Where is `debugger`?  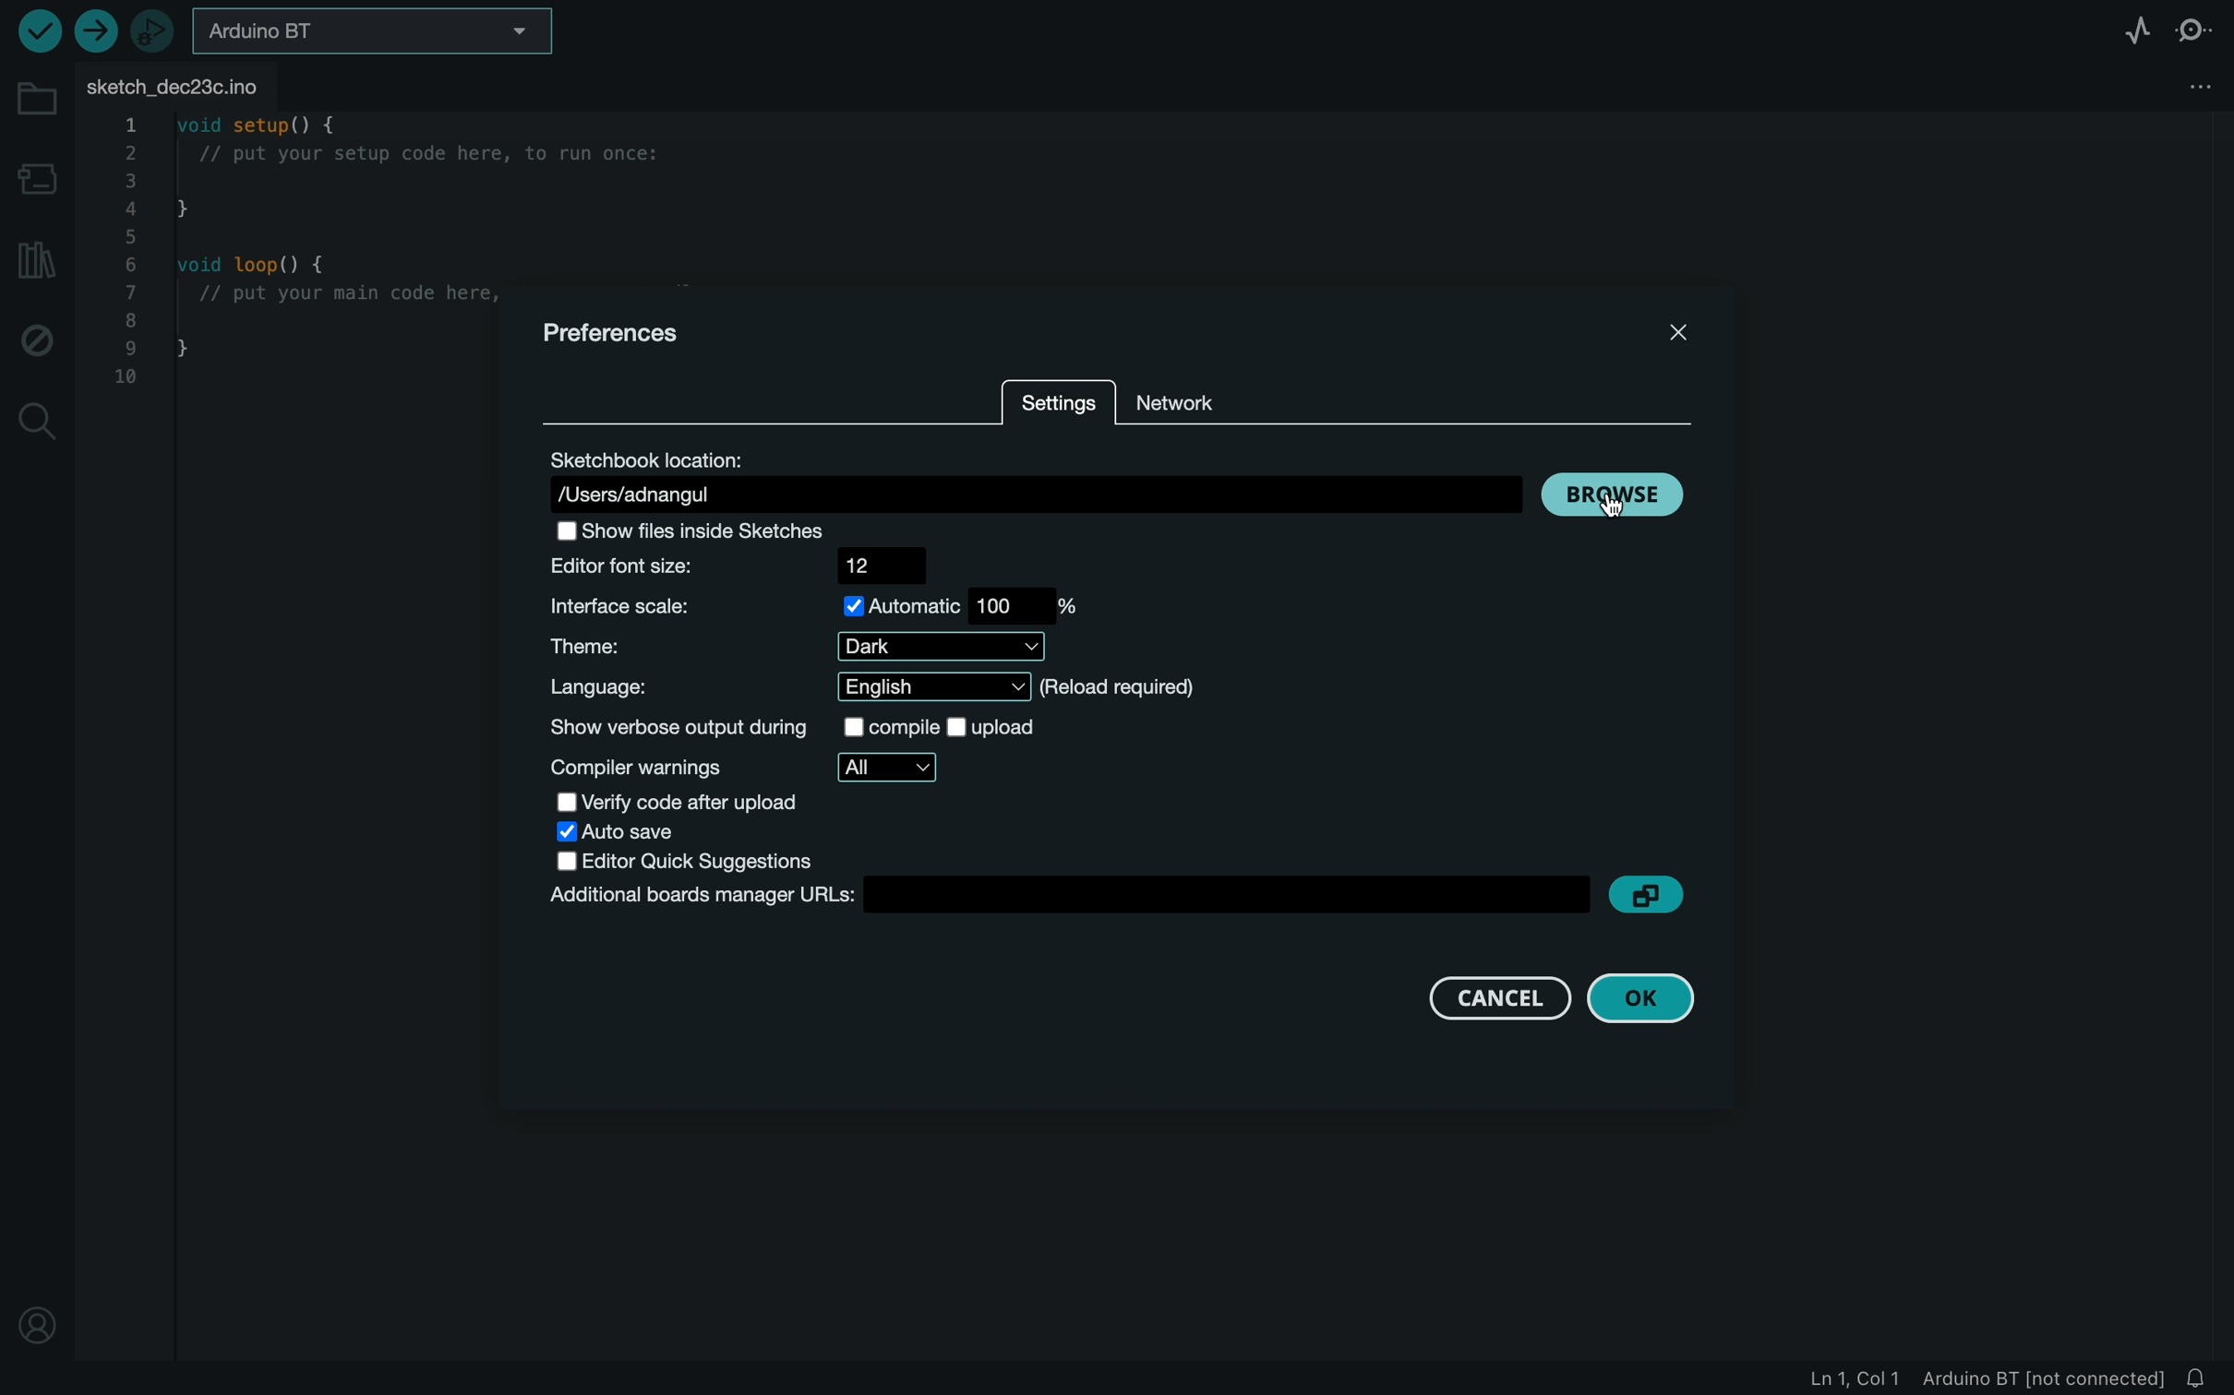 debugger is located at coordinates (39, 339).